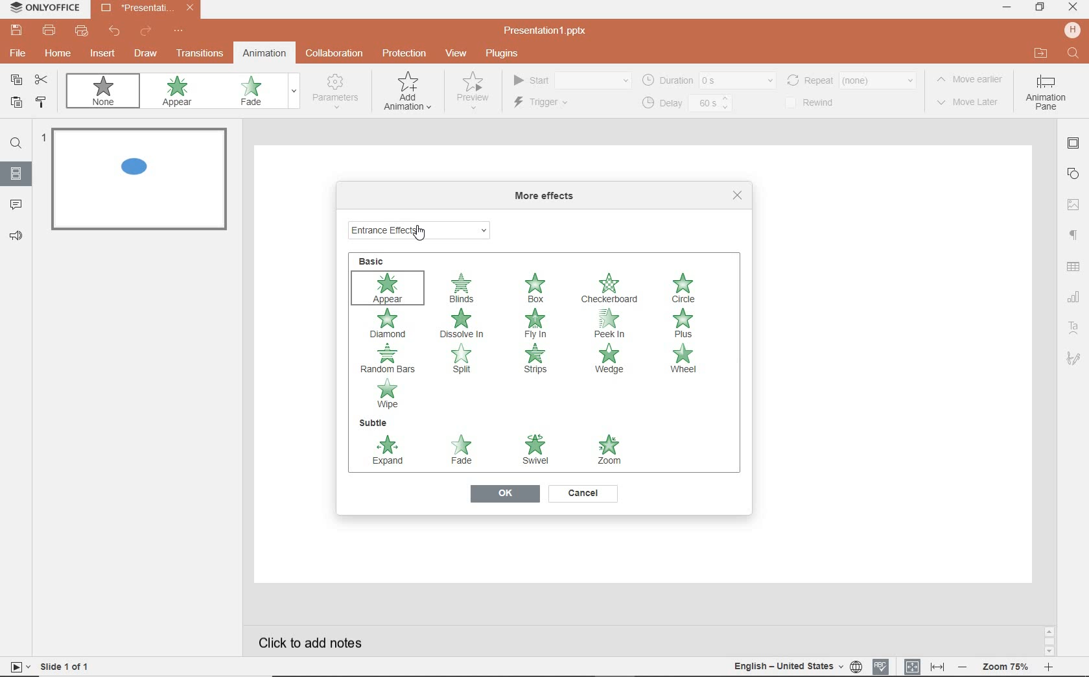 The image size is (1089, 677). I want to click on redo, so click(145, 32).